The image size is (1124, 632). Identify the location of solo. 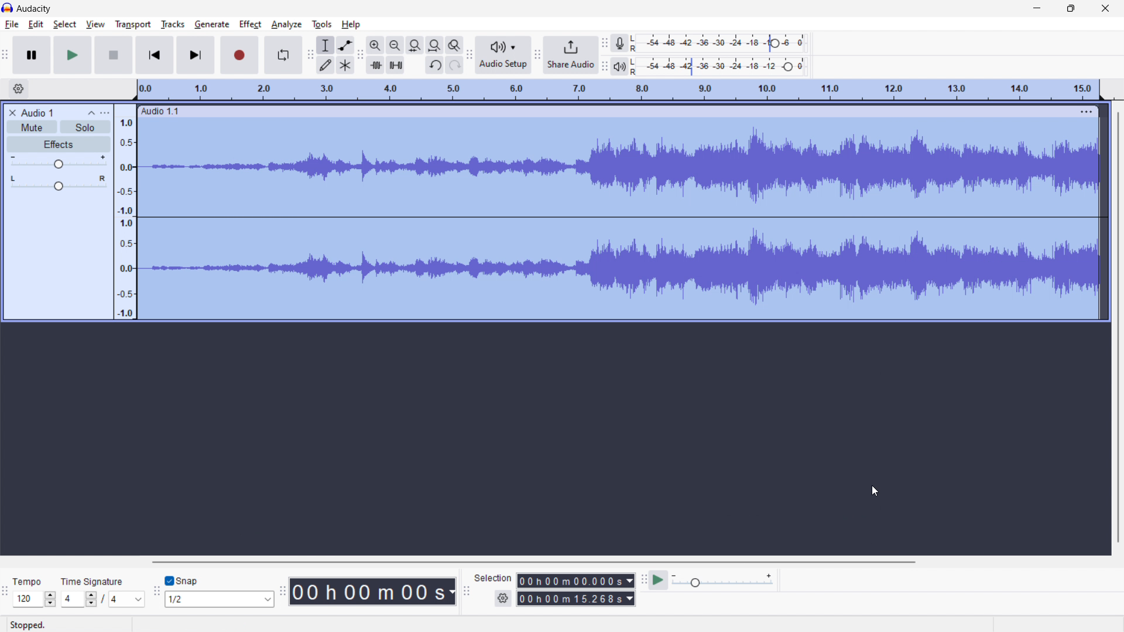
(85, 127).